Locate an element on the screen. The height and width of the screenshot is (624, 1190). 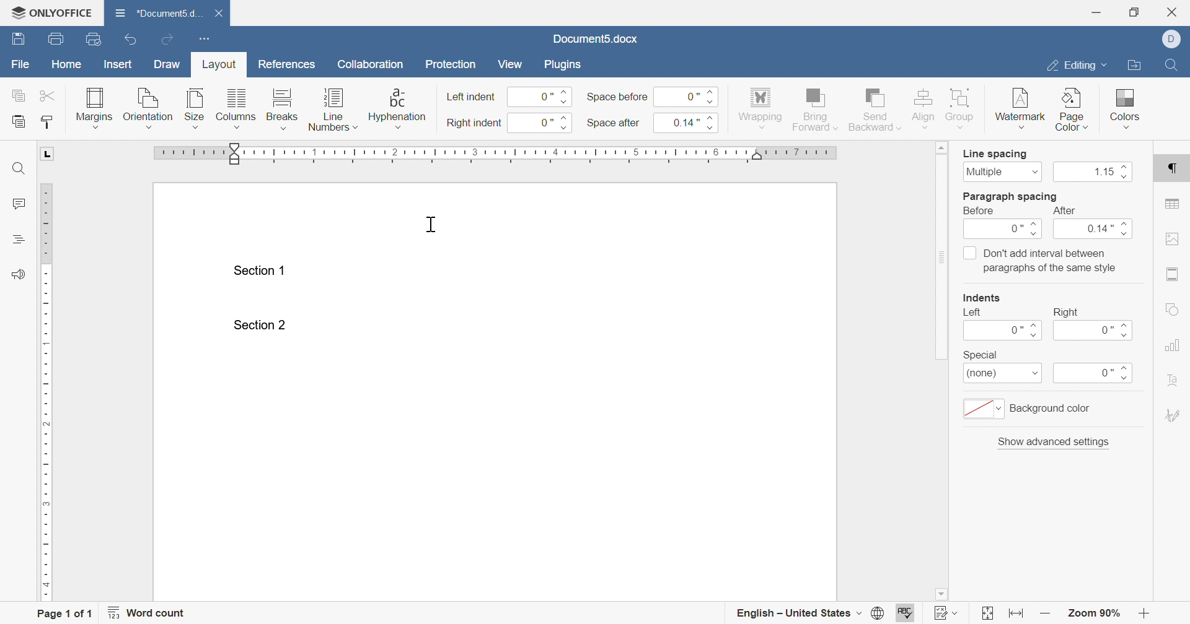
english - united states is located at coordinates (809, 613).